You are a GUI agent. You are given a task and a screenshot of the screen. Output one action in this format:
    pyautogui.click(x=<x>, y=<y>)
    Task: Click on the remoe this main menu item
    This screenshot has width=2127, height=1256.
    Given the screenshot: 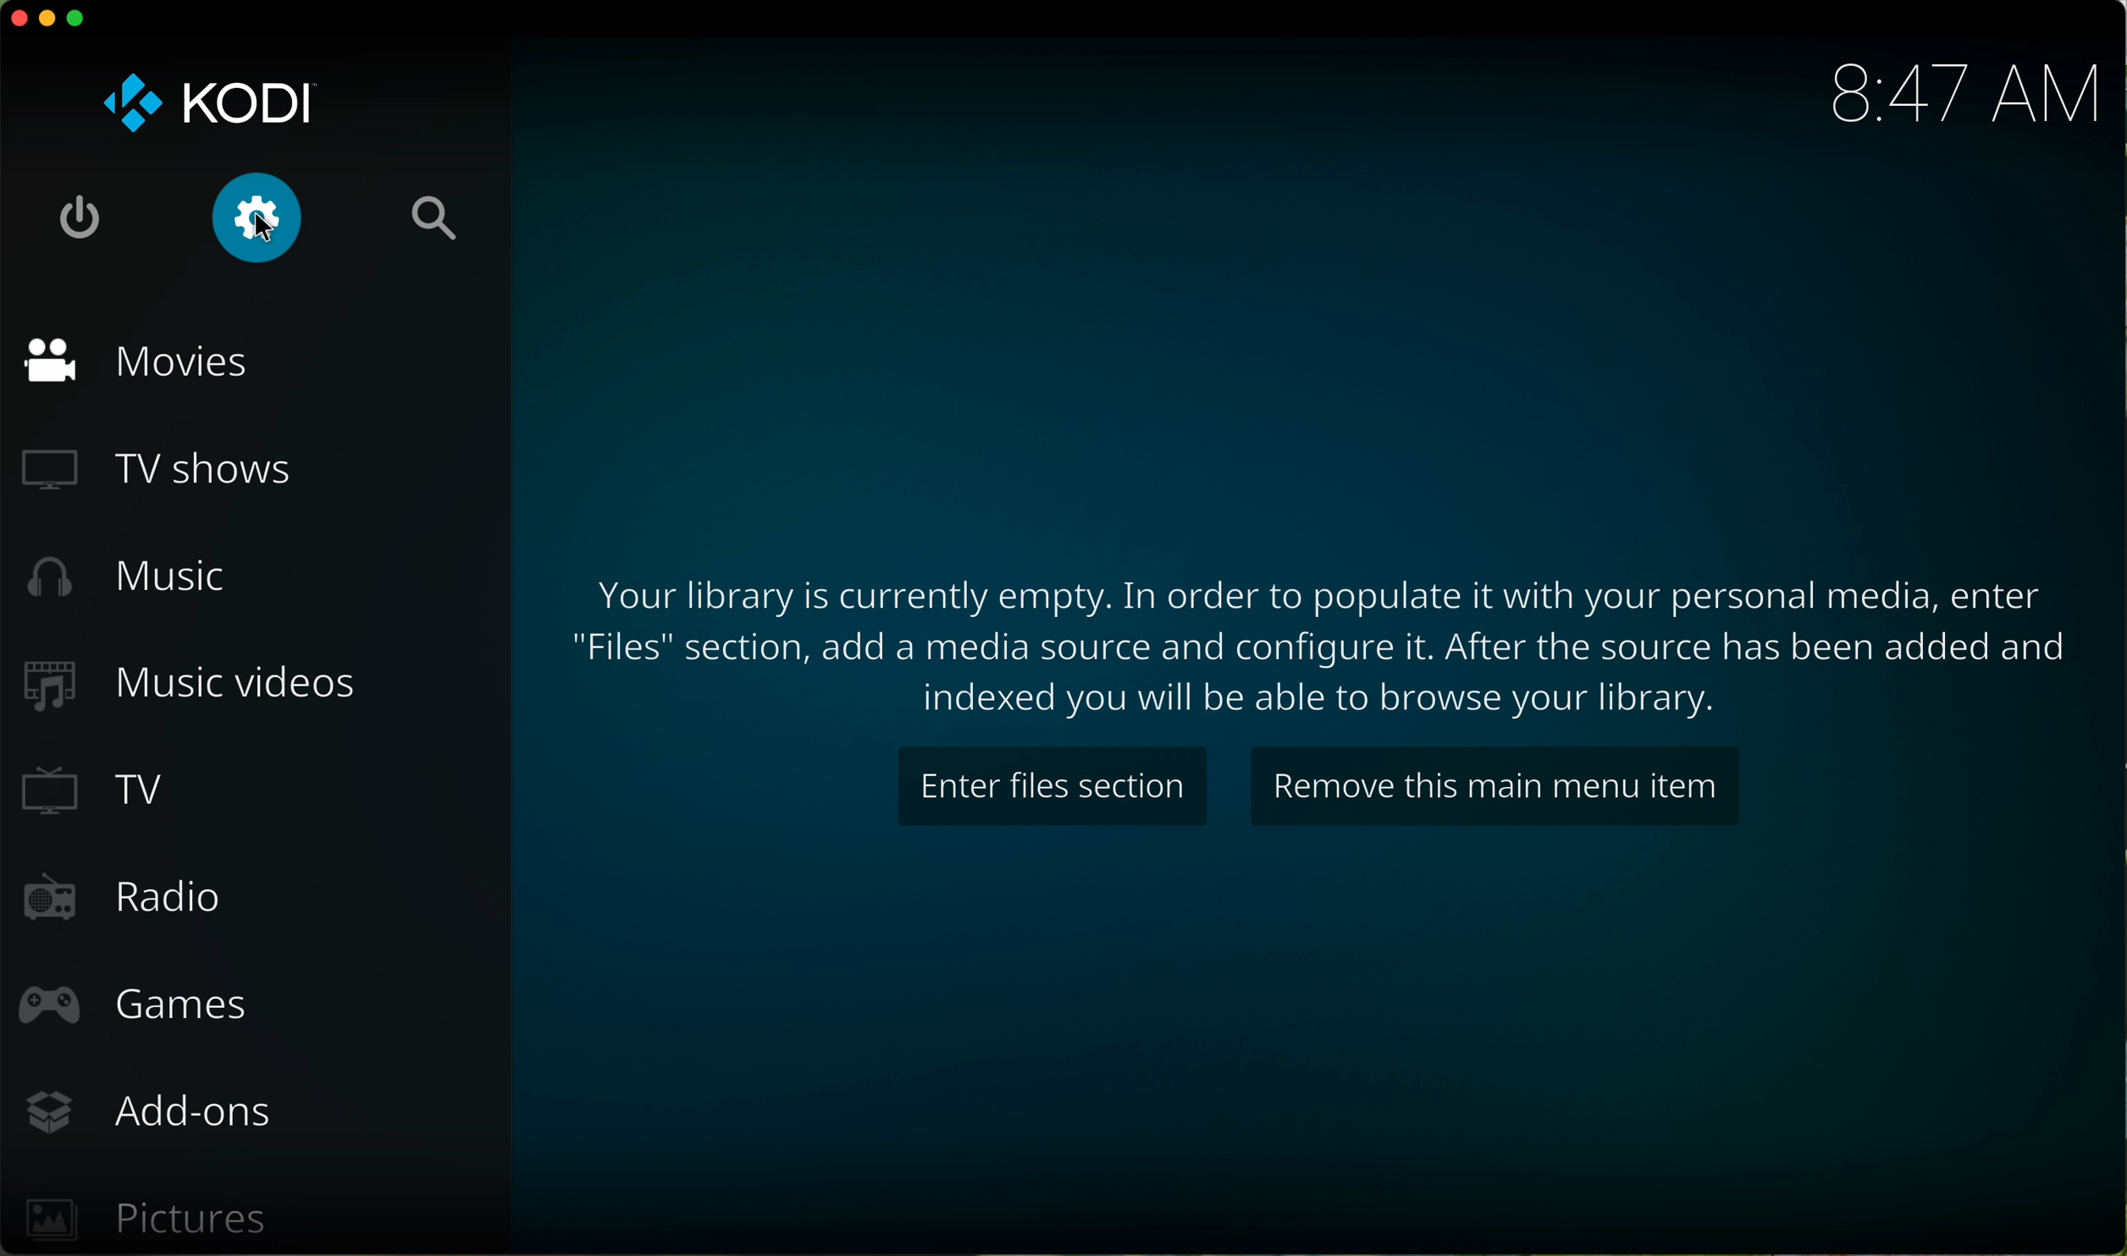 What is the action you would take?
    pyautogui.click(x=1495, y=784)
    